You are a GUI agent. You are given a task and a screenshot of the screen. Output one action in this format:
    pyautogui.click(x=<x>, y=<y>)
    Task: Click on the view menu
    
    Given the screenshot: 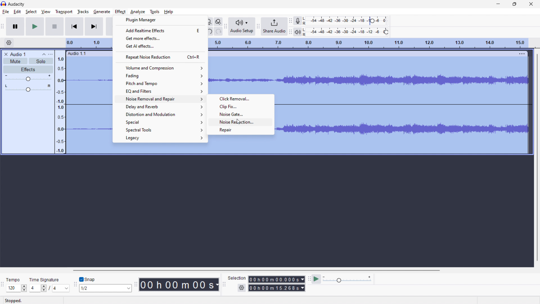 What is the action you would take?
    pyautogui.click(x=51, y=54)
    